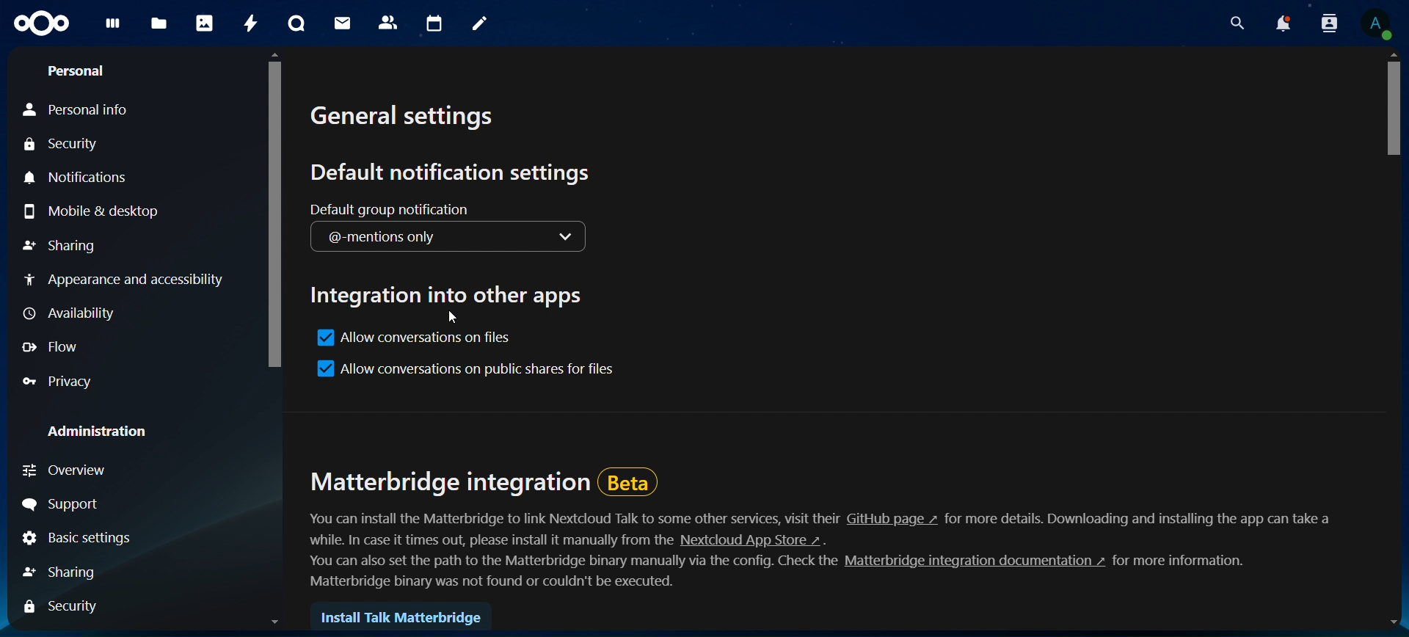 The width and height of the screenshot is (1409, 637). Describe the element at coordinates (67, 503) in the screenshot. I see `support` at that location.